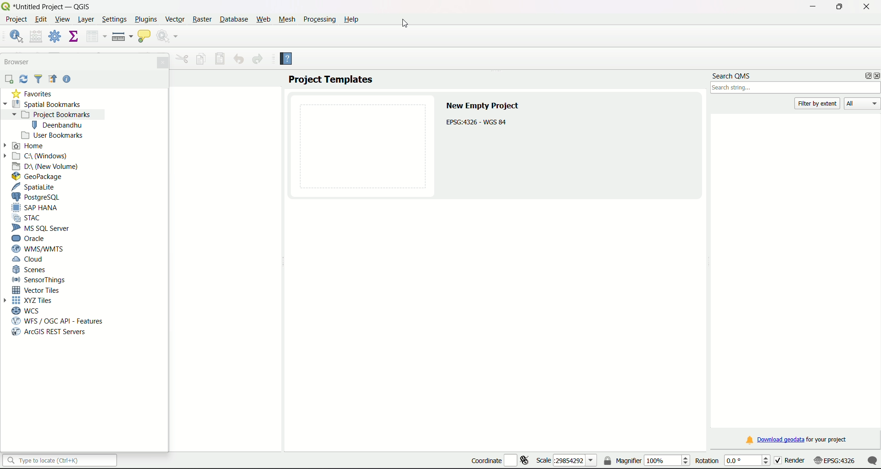 This screenshot has height=469, width=881. Describe the element at coordinates (33, 238) in the screenshot. I see `Oracle` at that location.